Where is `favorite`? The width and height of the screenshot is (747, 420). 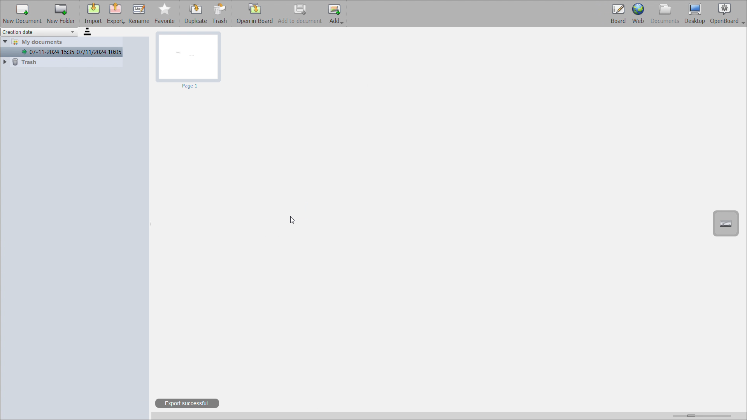 favorite is located at coordinates (165, 14).